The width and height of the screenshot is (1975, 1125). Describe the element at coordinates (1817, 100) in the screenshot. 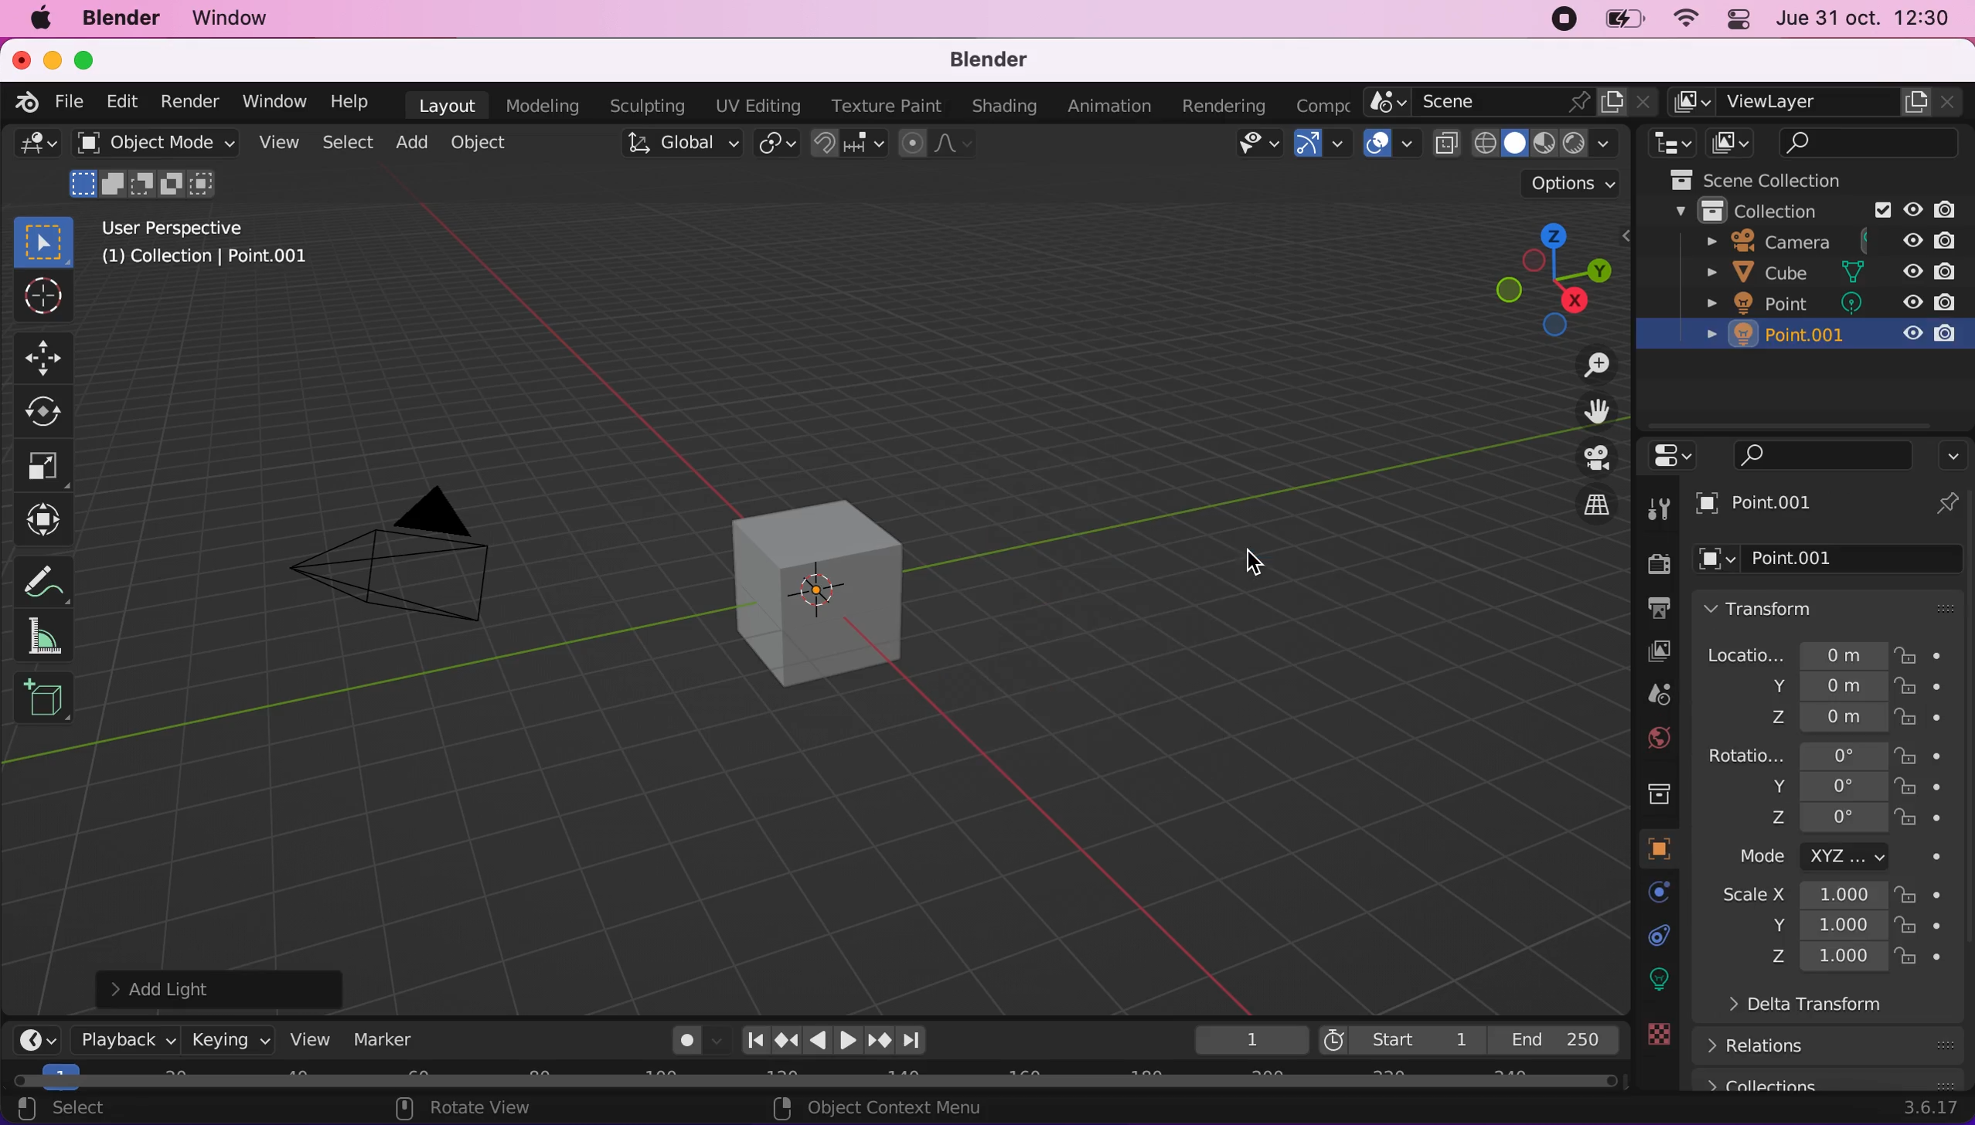

I see `view layer` at that location.